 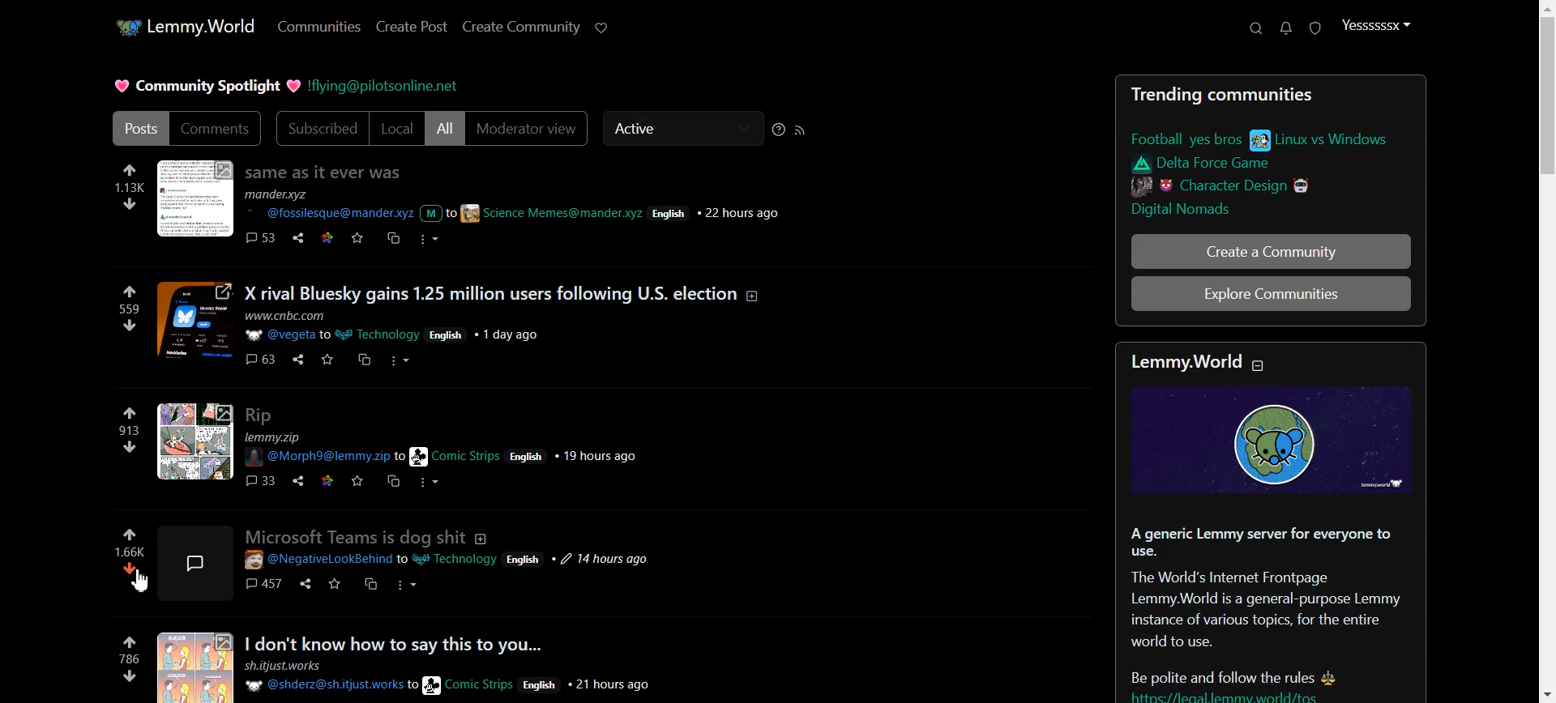 I want to click on post details, so click(x=452, y=561).